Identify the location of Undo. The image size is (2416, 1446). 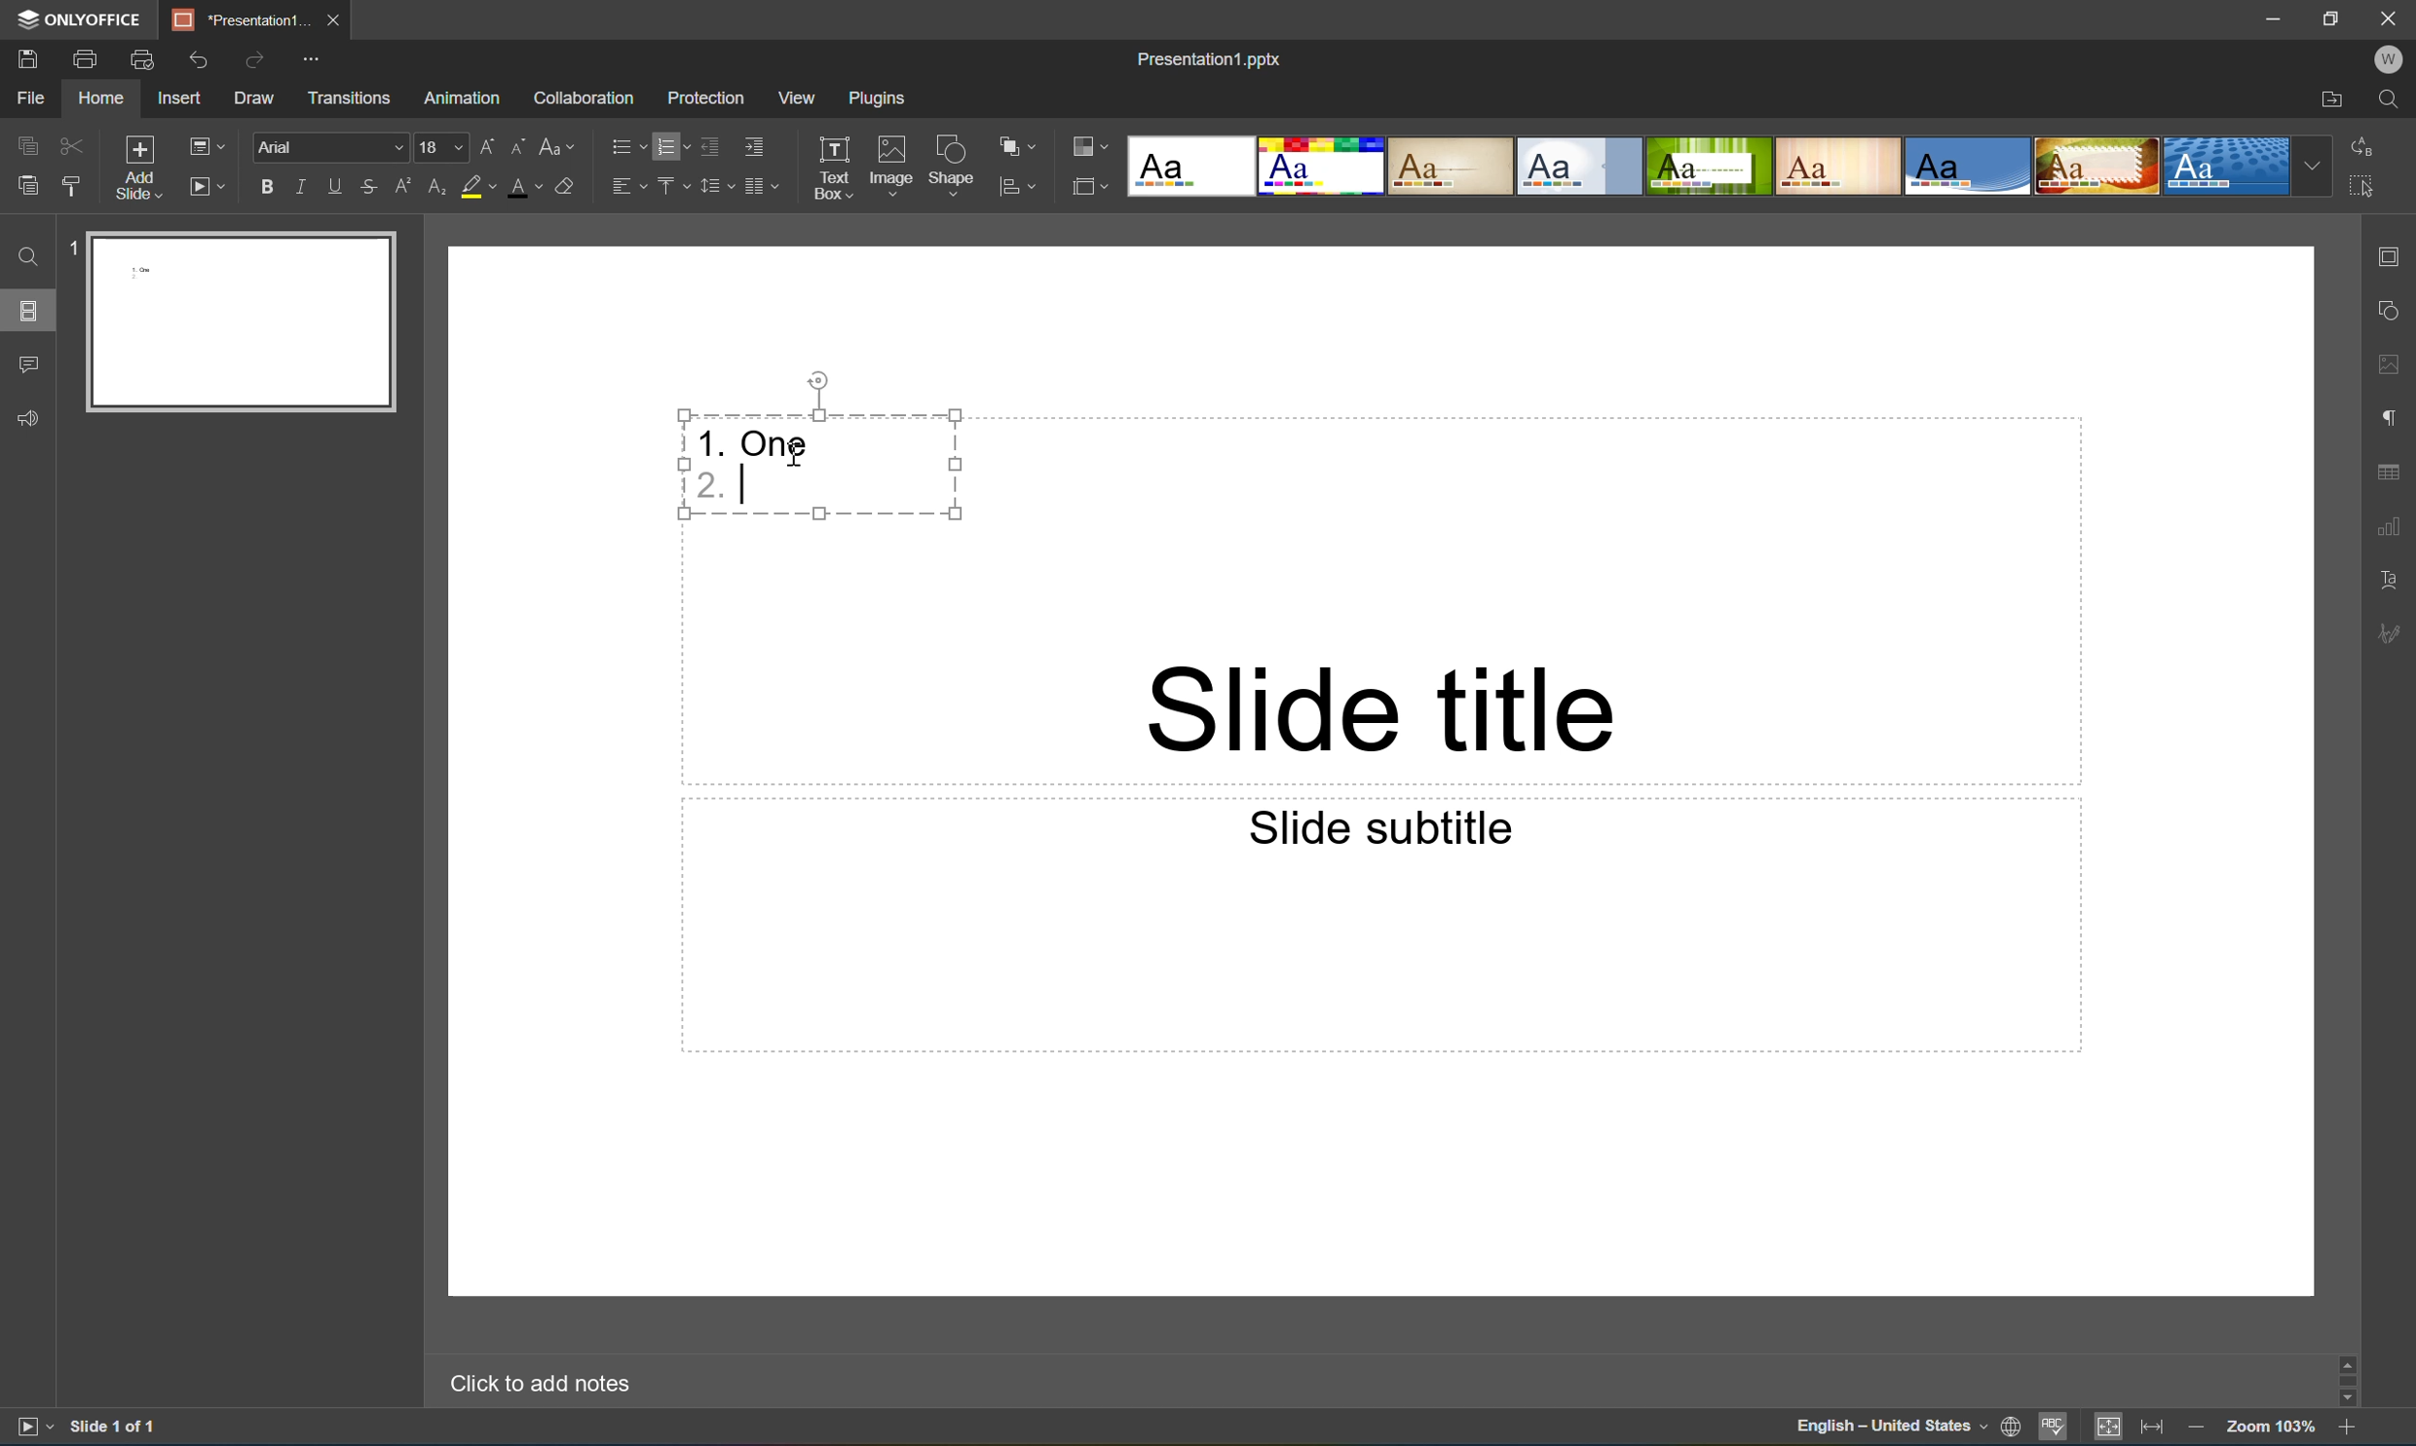
(208, 64).